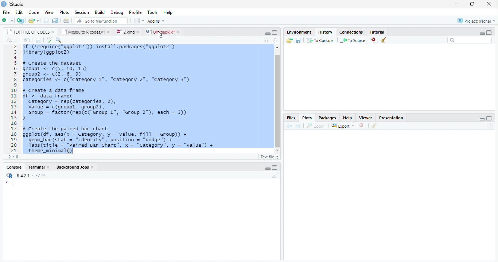 The height and width of the screenshot is (262, 498). What do you see at coordinates (38, 40) in the screenshot?
I see `save current document` at bounding box center [38, 40].